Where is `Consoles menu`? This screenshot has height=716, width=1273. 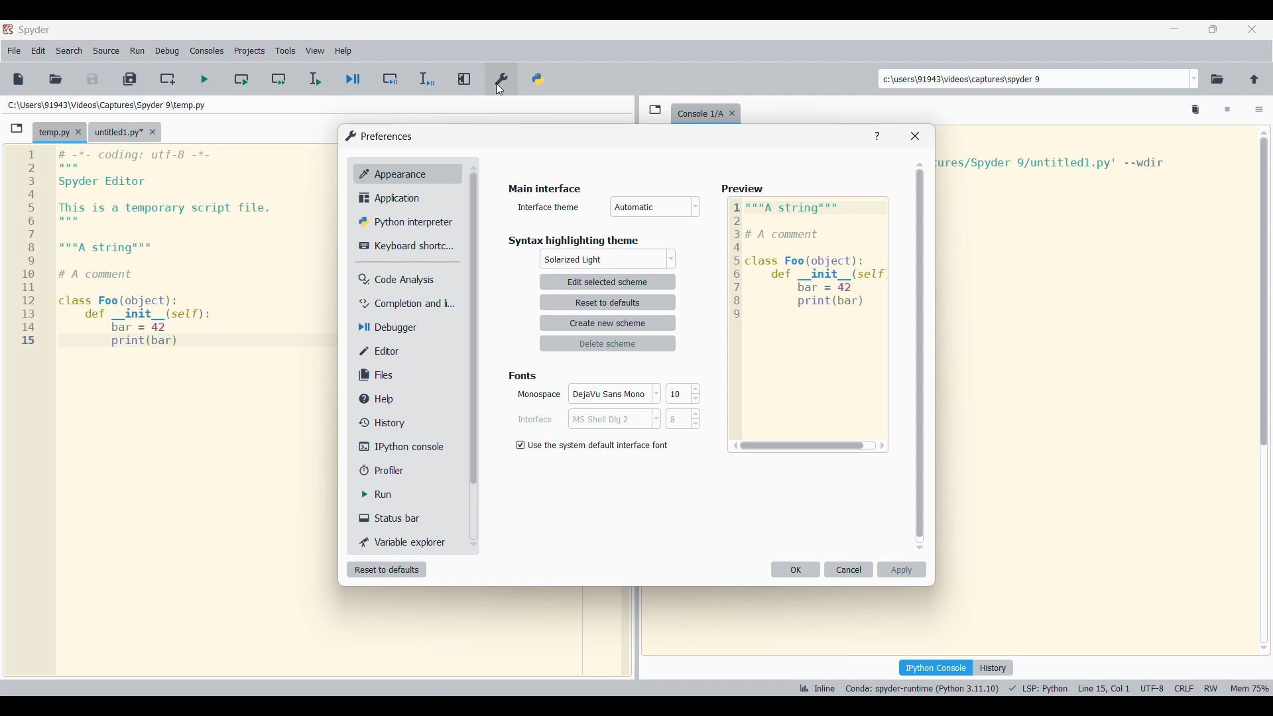
Consoles menu is located at coordinates (207, 51).